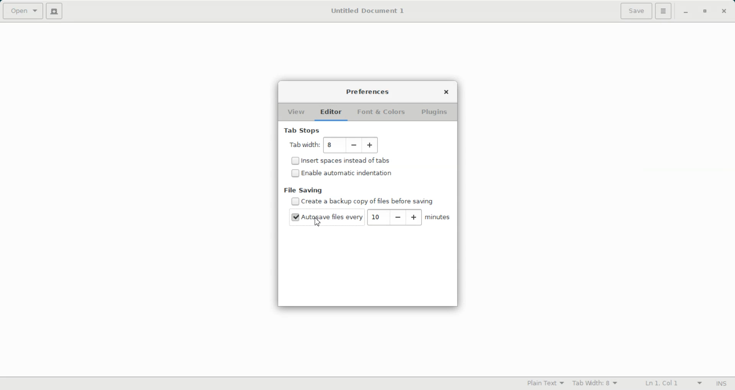  What do you see at coordinates (303, 145) in the screenshot?
I see `tab width` at bounding box center [303, 145].